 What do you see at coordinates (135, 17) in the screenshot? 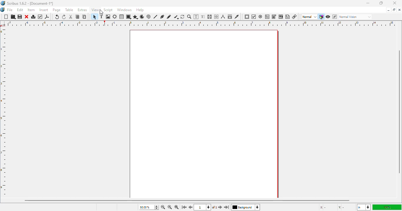
I see `polygon` at bounding box center [135, 17].